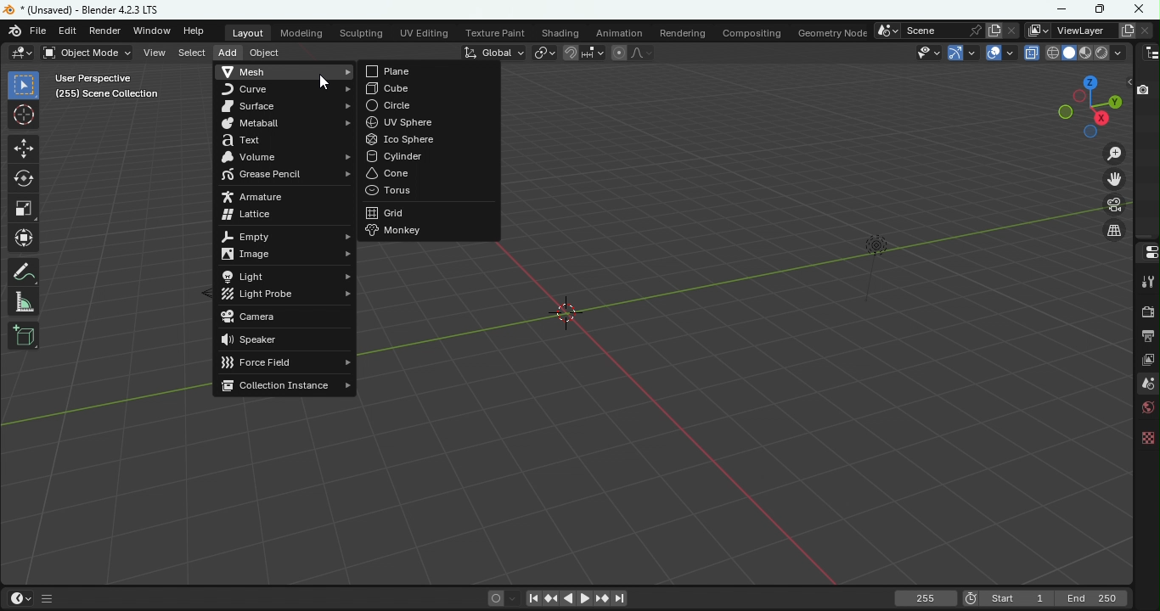 This screenshot has width=1160, height=611. I want to click on Workspace, so click(776, 319).